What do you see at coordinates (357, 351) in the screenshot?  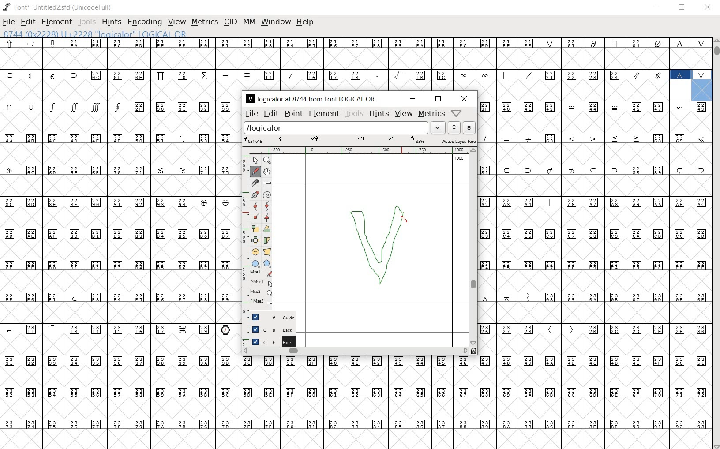 I see `scrollbar` at bounding box center [357, 351].